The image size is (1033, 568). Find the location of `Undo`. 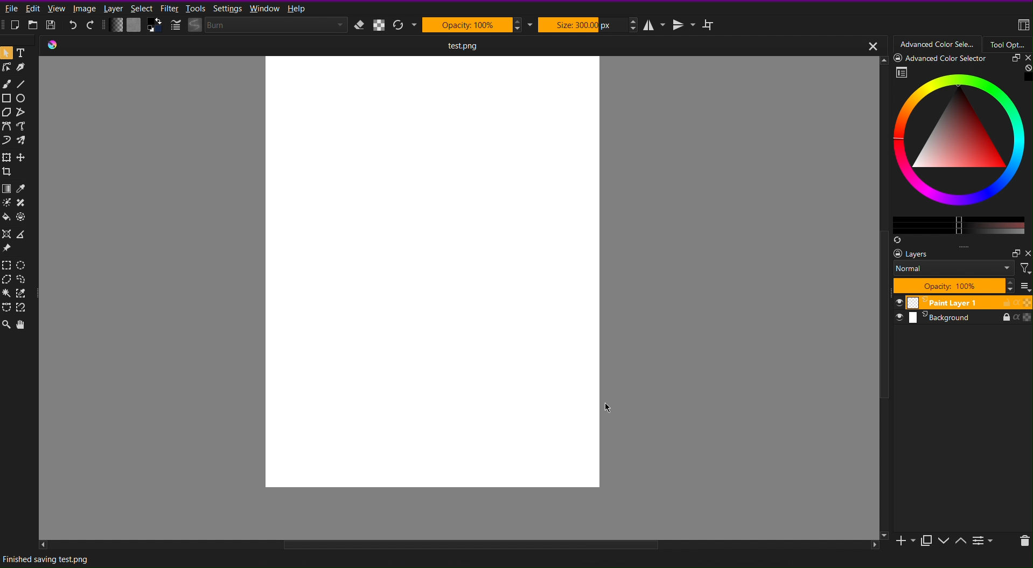

Undo is located at coordinates (73, 26).